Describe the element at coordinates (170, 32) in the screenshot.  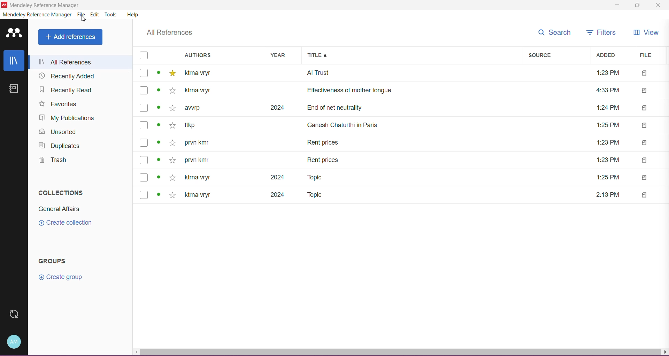
I see `All References` at that location.